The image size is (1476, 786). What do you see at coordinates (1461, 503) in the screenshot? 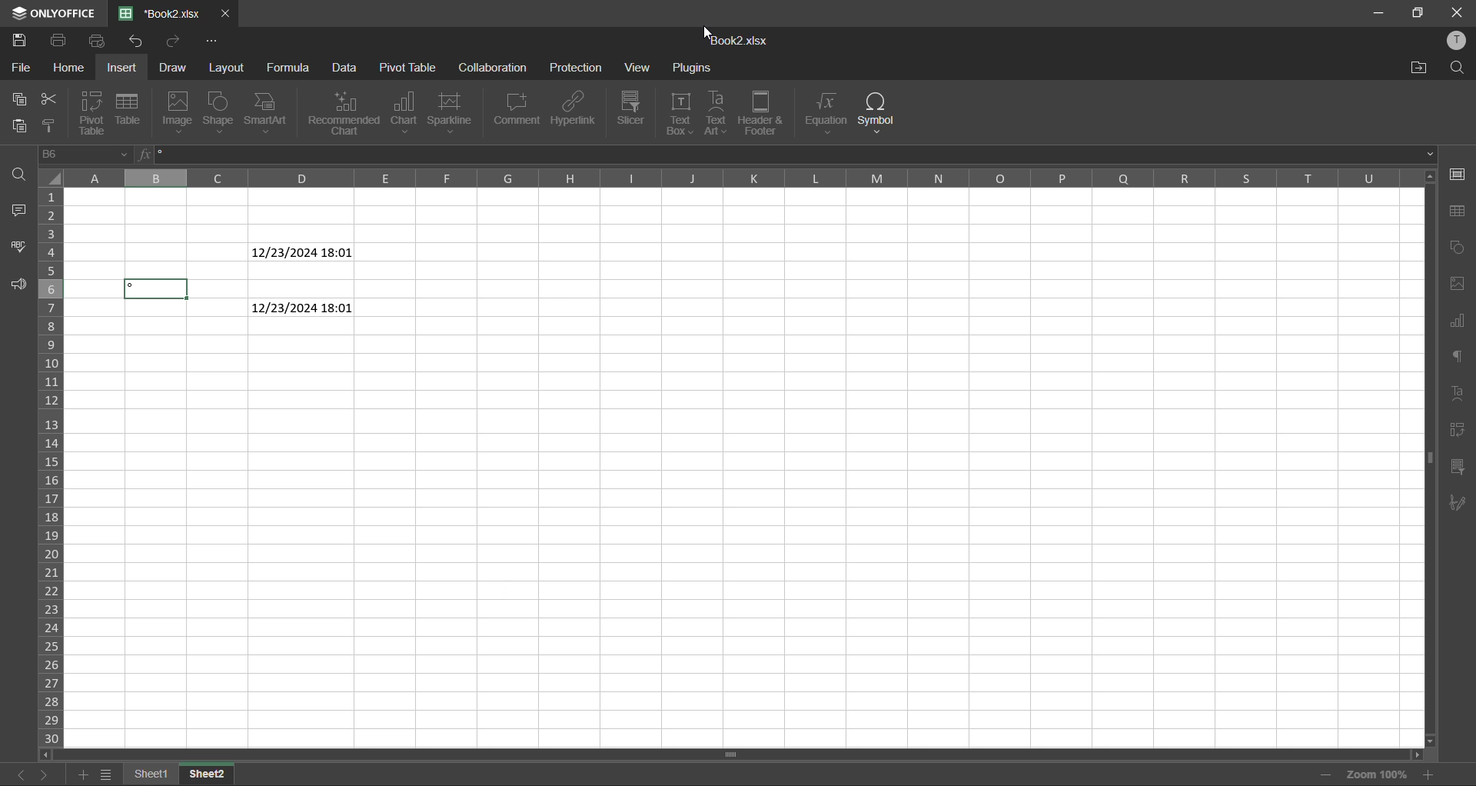
I see `signature` at bounding box center [1461, 503].